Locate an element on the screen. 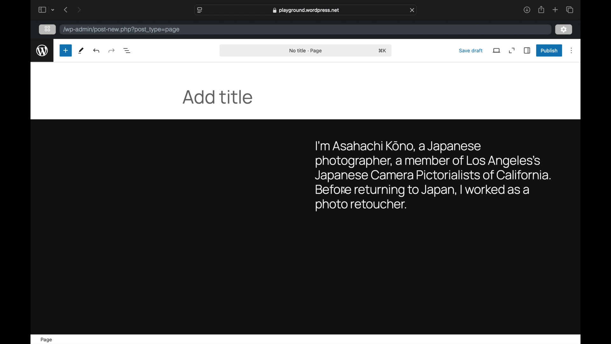 The height and width of the screenshot is (344, 611). expand is located at coordinates (512, 51).